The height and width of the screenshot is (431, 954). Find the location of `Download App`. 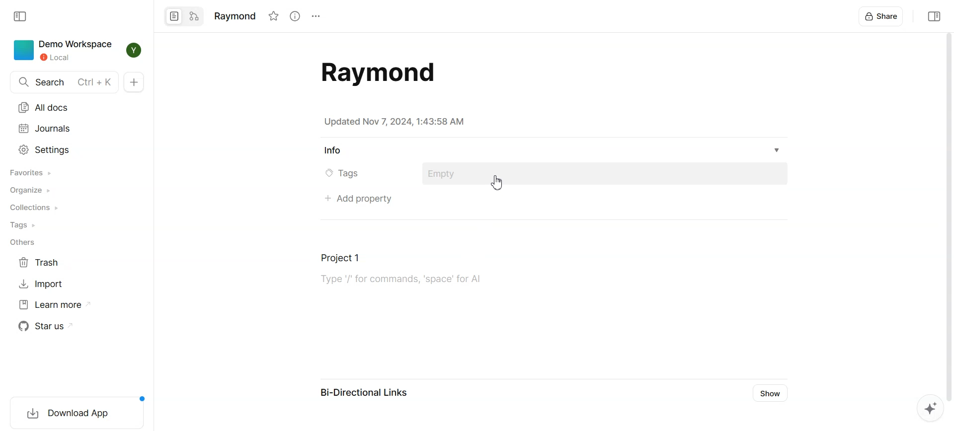

Download App is located at coordinates (74, 411).